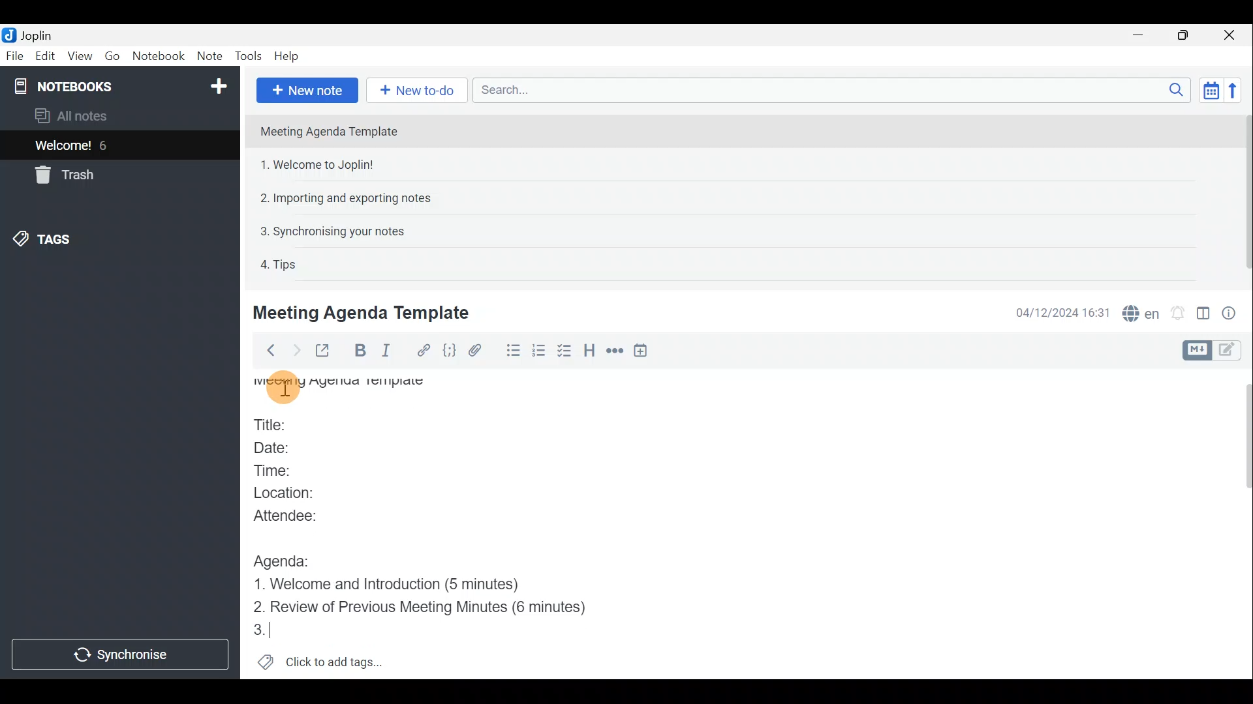  Describe the element at coordinates (120, 653) in the screenshot. I see `Synchronise` at that location.